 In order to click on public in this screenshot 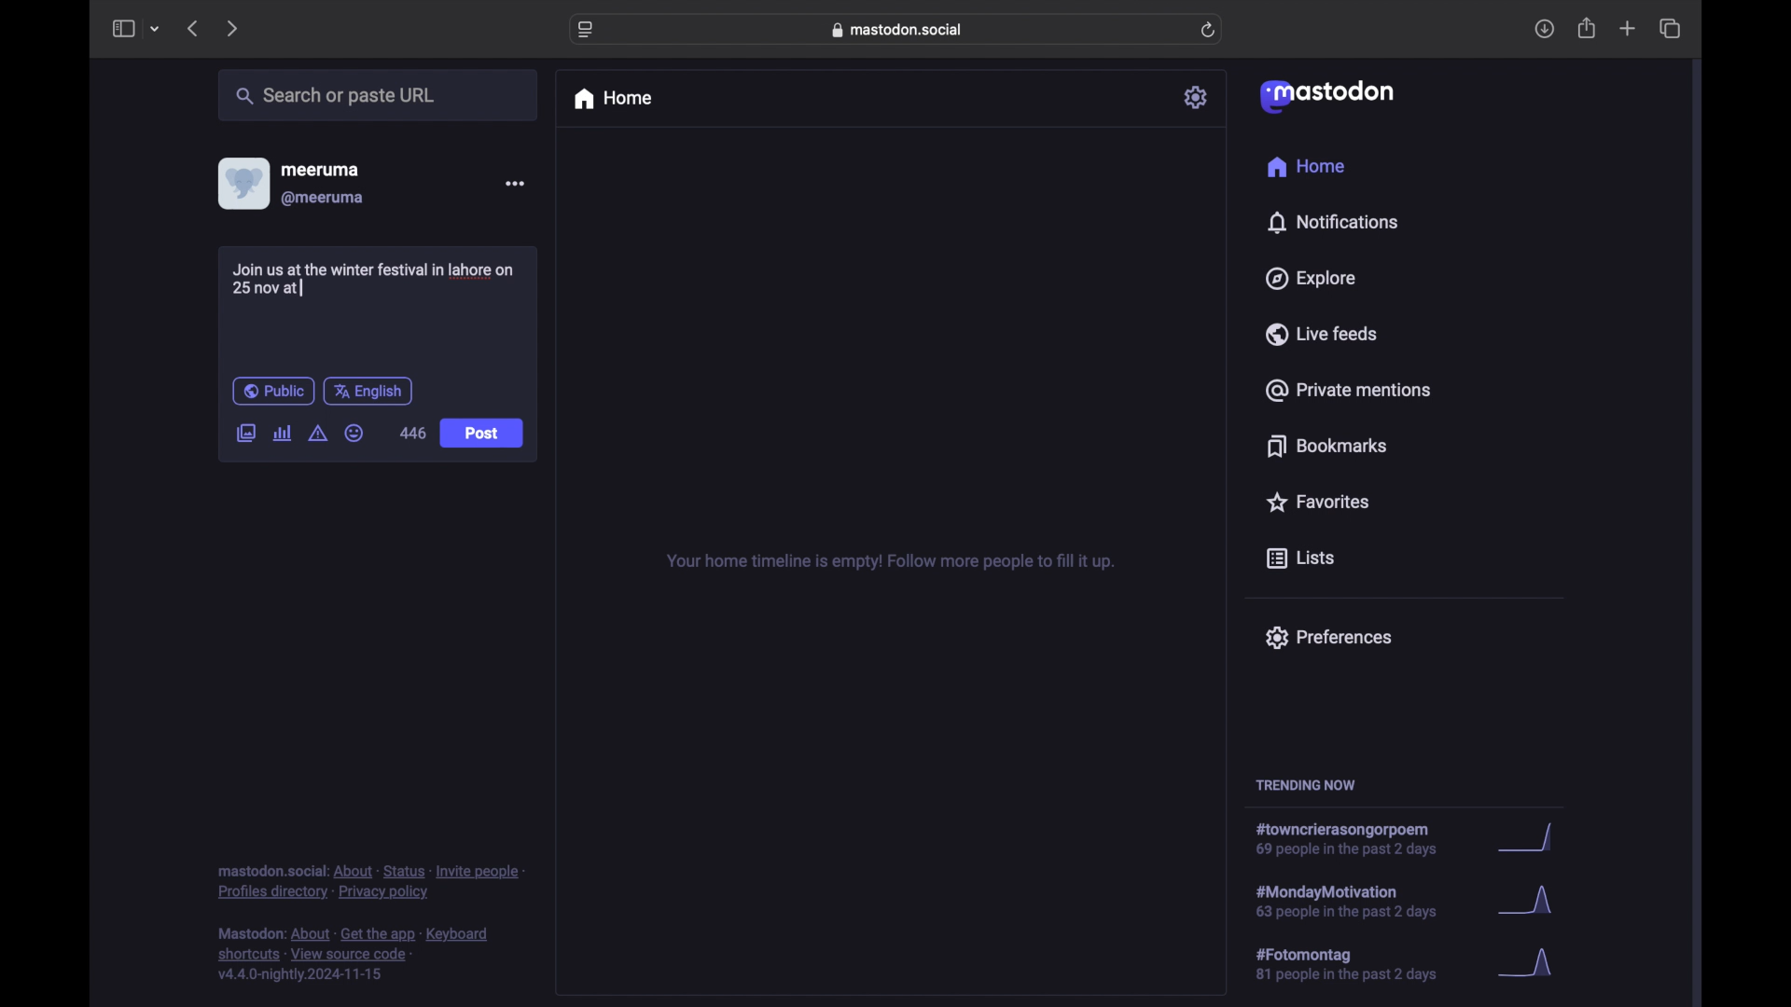, I will do `click(272, 391)`.